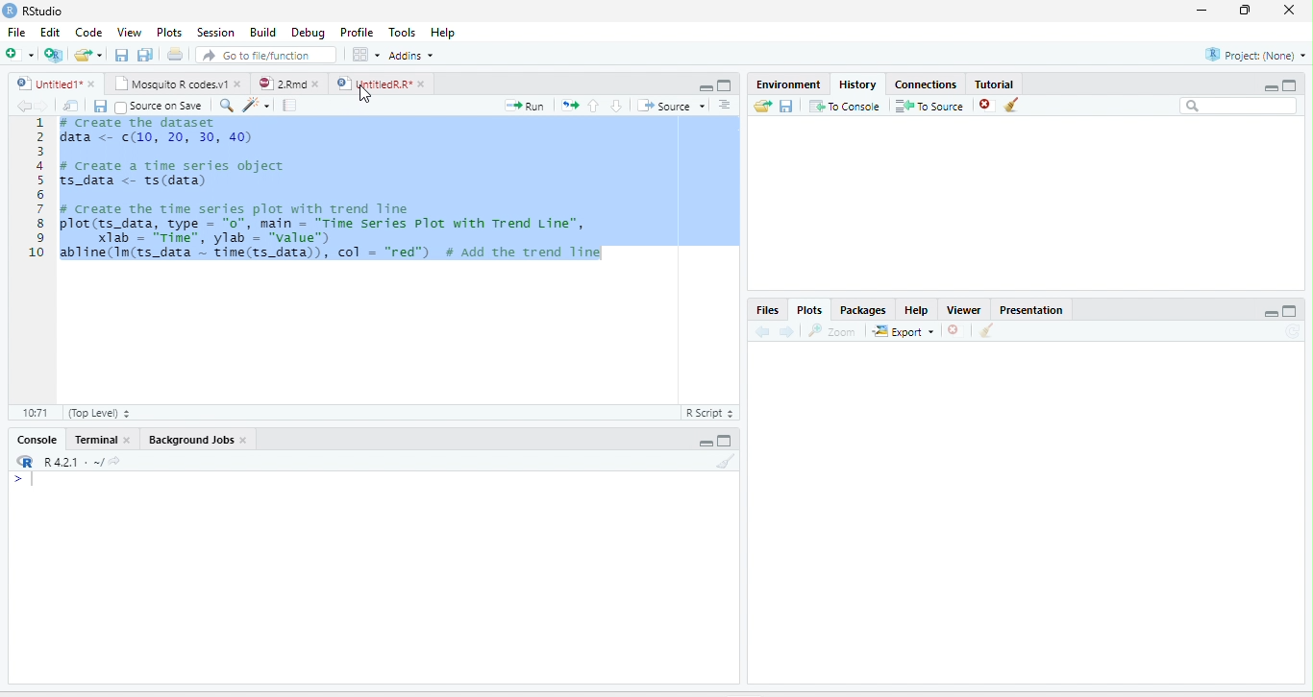 This screenshot has width=1313, height=697. What do you see at coordinates (790, 84) in the screenshot?
I see `Environment` at bounding box center [790, 84].